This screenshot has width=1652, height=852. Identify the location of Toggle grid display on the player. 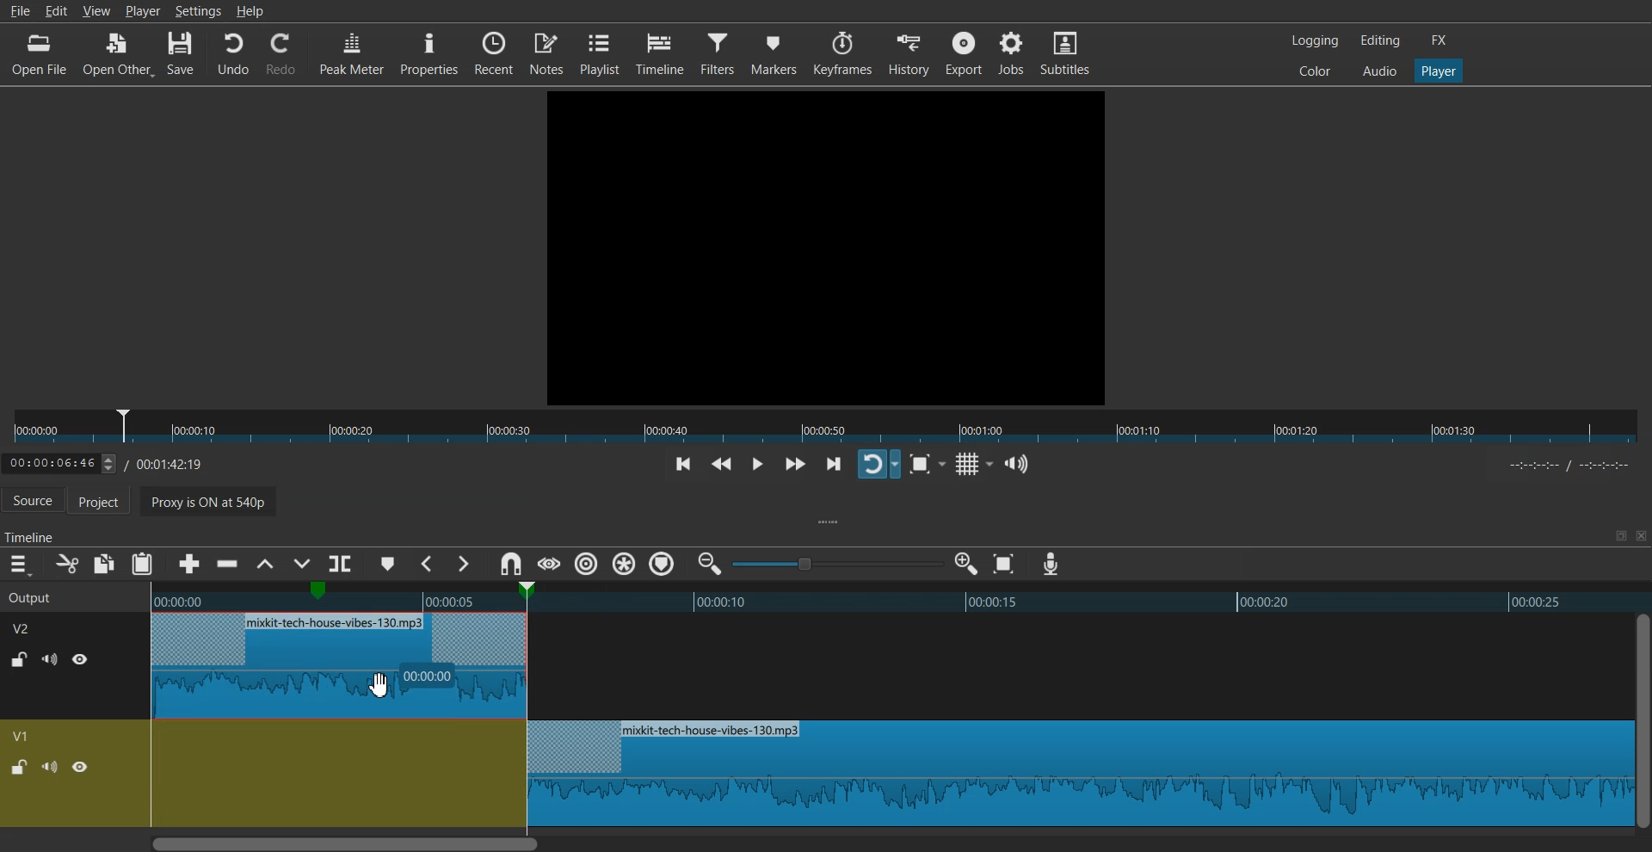
(971, 465).